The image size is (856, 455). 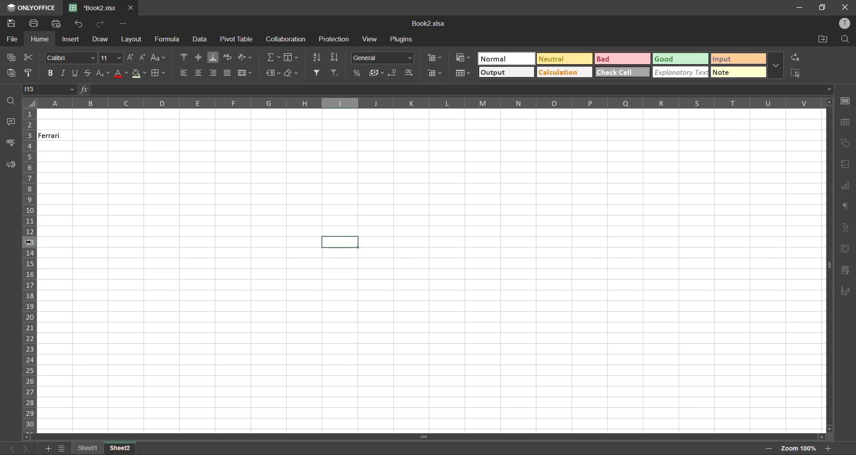 What do you see at coordinates (847, 228) in the screenshot?
I see `text` at bounding box center [847, 228].